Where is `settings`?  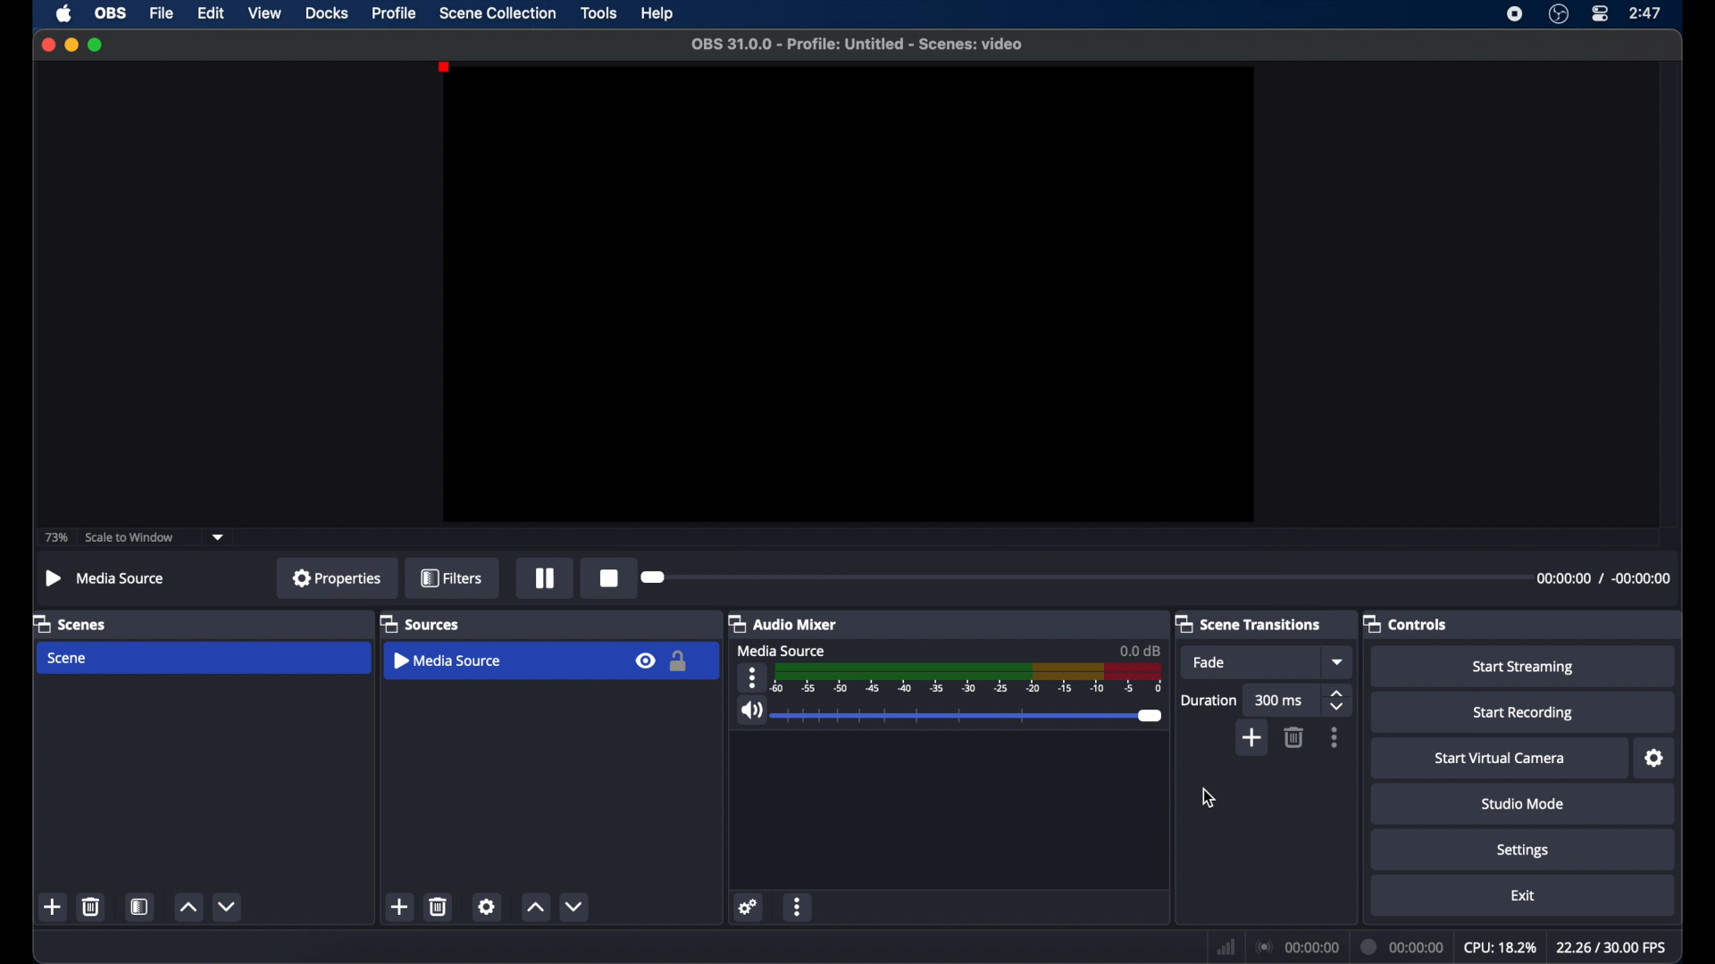
settings is located at coordinates (749, 907).